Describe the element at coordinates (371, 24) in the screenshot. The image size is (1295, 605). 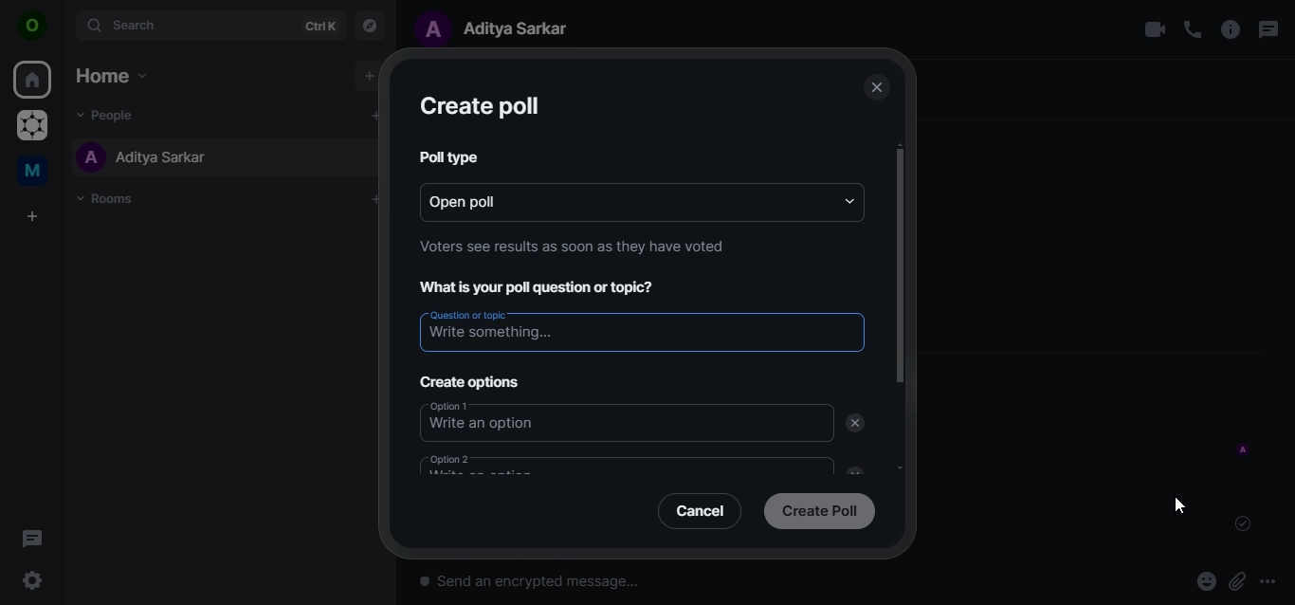
I see `explore rooms` at that location.